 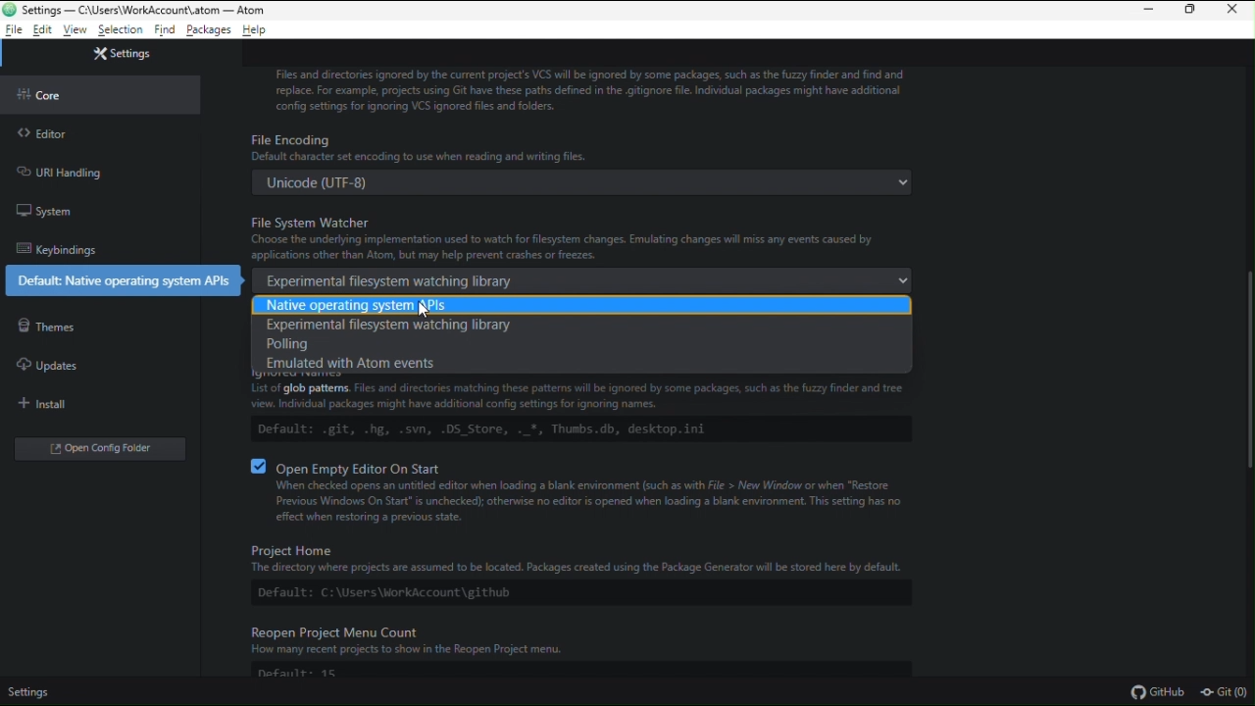 What do you see at coordinates (14, 30) in the screenshot?
I see `File` at bounding box center [14, 30].